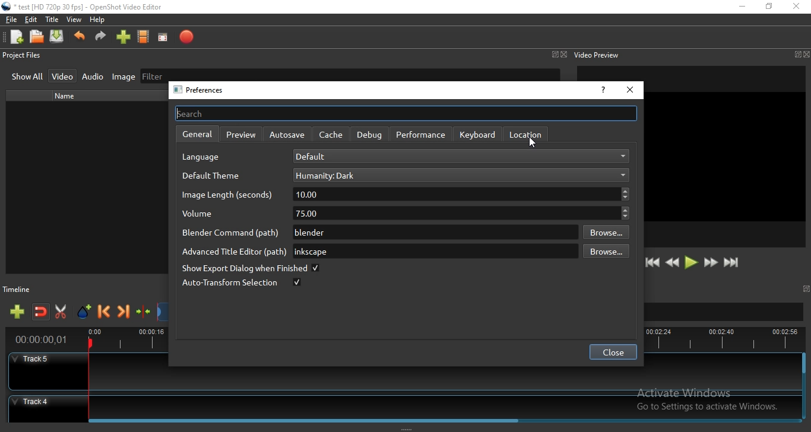 The width and height of the screenshot is (811, 432). What do you see at coordinates (605, 233) in the screenshot?
I see `browse` at bounding box center [605, 233].